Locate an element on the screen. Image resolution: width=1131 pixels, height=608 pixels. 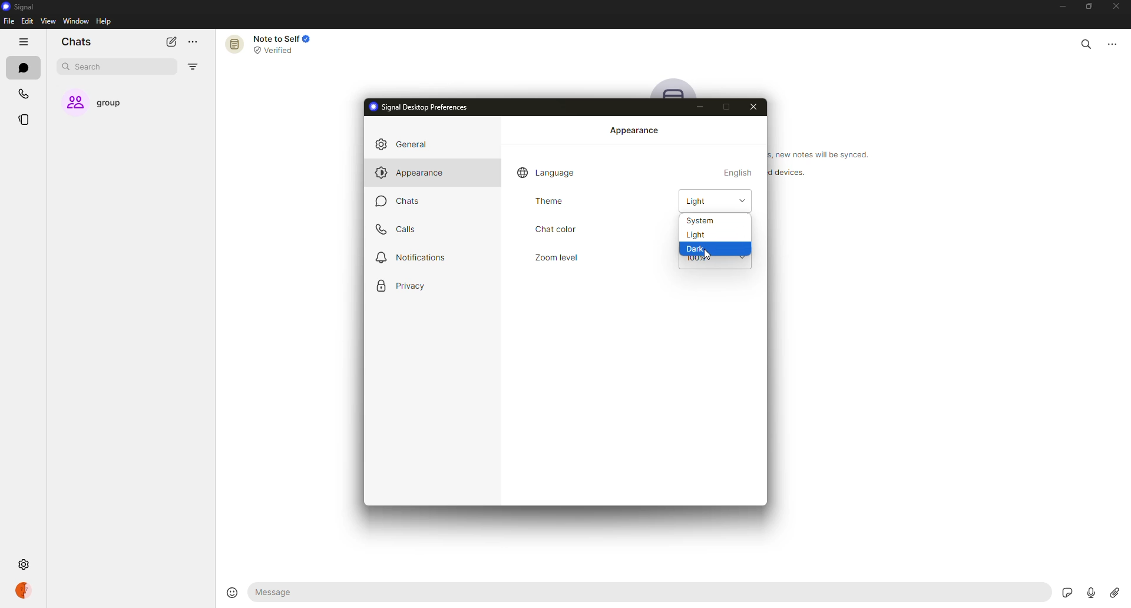
settings is located at coordinates (23, 564).